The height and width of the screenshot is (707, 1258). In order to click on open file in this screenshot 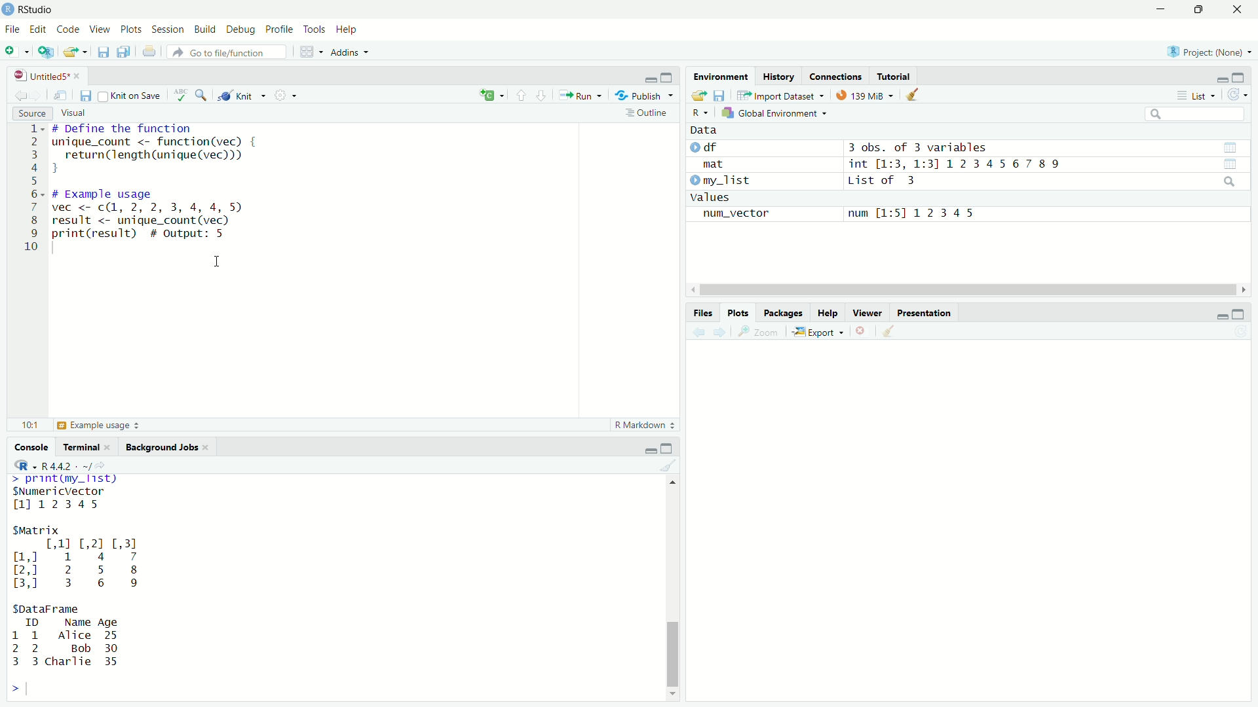, I will do `click(72, 52)`.